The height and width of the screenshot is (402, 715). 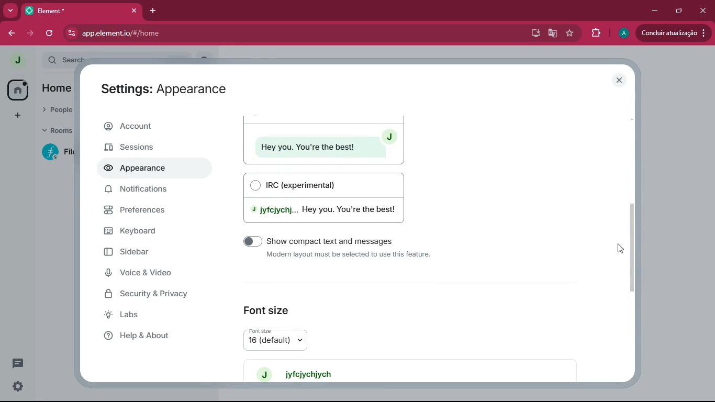 What do you see at coordinates (596, 32) in the screenshot?
I see `extensions` at bounding box center [596, 32].